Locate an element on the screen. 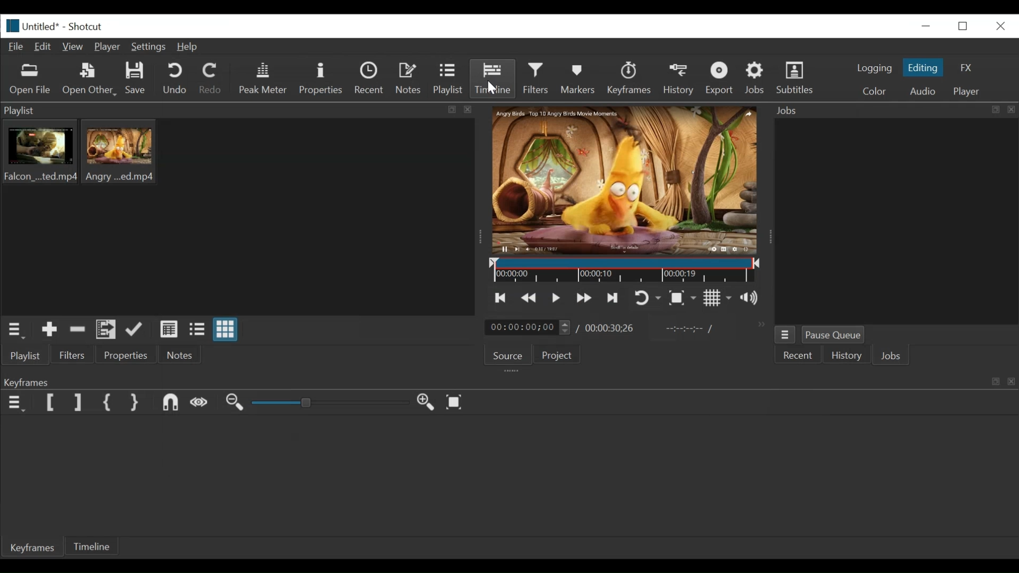 This screenshot has width=1019, height=573. in point is located at coordinates (687, 330).